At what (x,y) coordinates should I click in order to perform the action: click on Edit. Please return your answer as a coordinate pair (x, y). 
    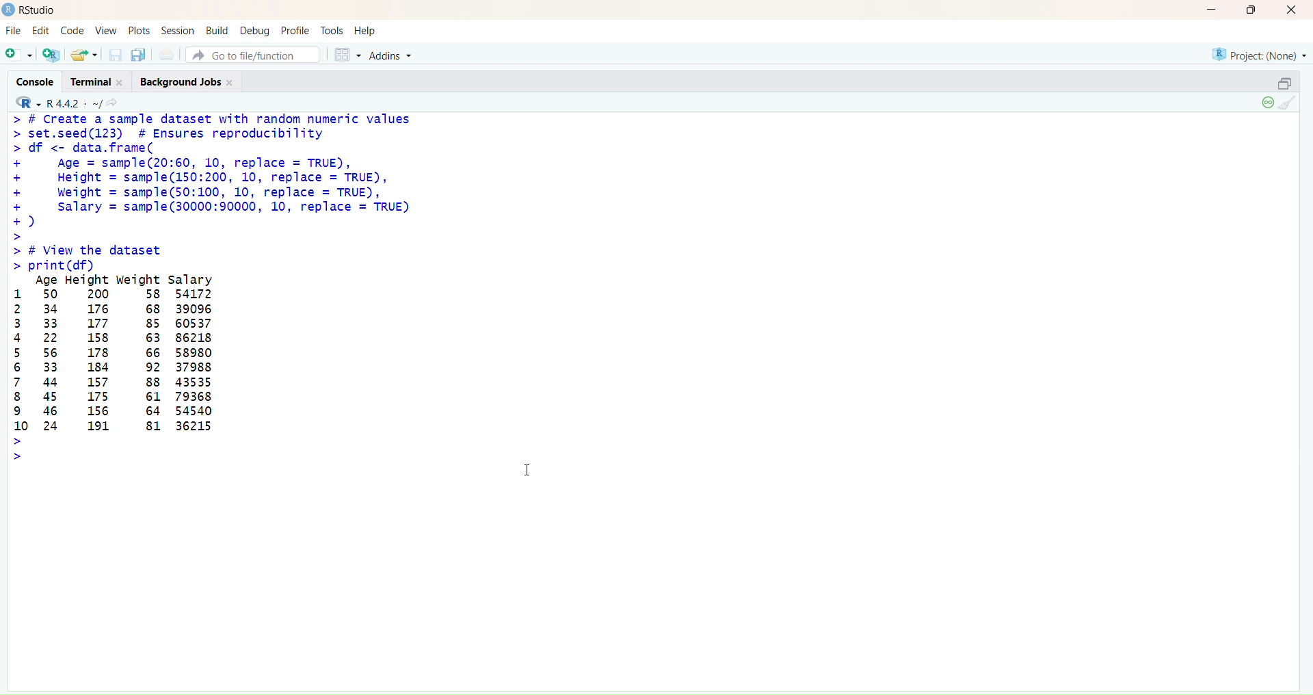
    Looking at the image, I should click on (42, 31).